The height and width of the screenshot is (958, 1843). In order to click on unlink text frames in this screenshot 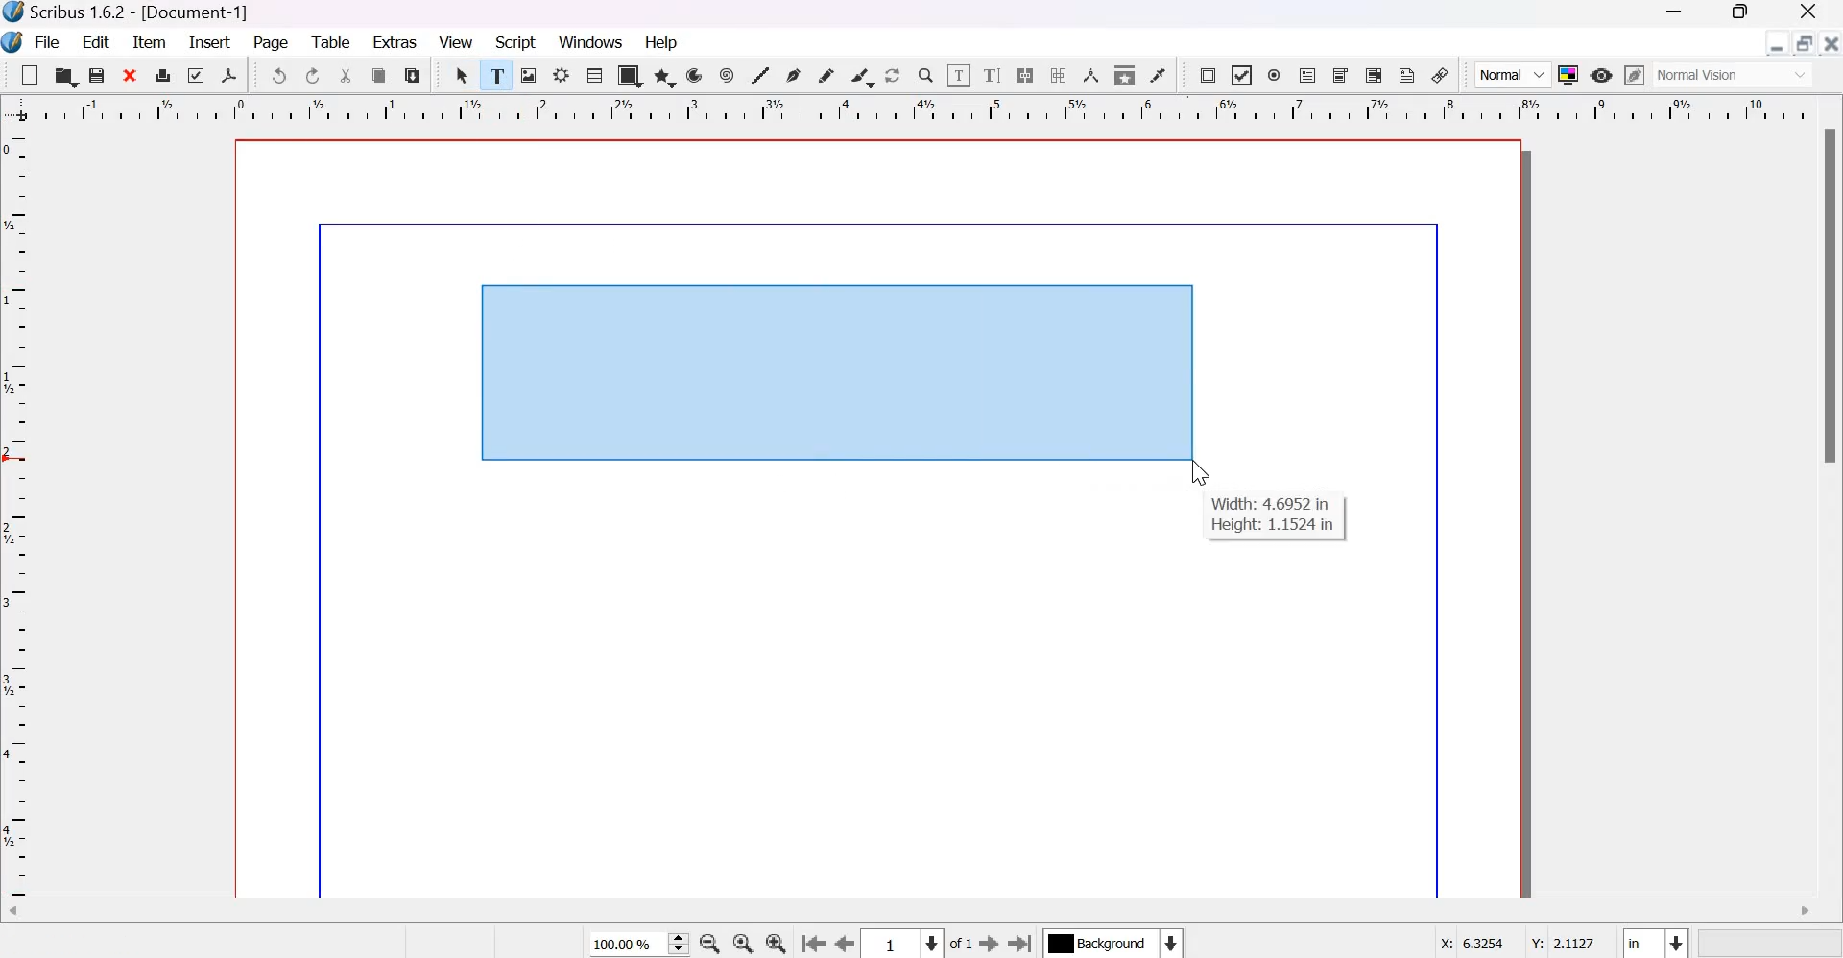, I will do `click(1057, 75)`.